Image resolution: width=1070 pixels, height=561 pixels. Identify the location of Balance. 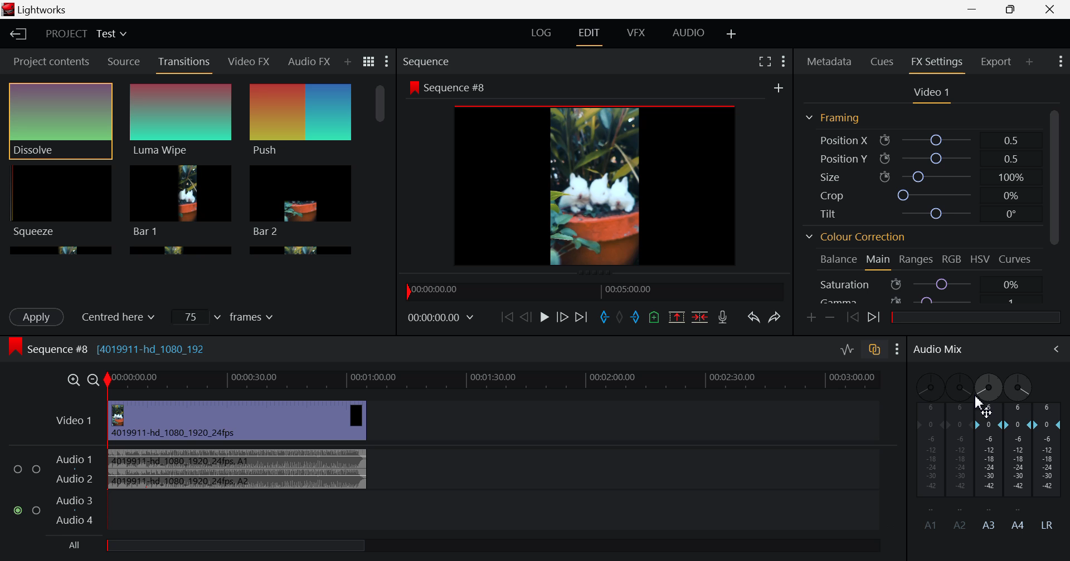
(837, 260).